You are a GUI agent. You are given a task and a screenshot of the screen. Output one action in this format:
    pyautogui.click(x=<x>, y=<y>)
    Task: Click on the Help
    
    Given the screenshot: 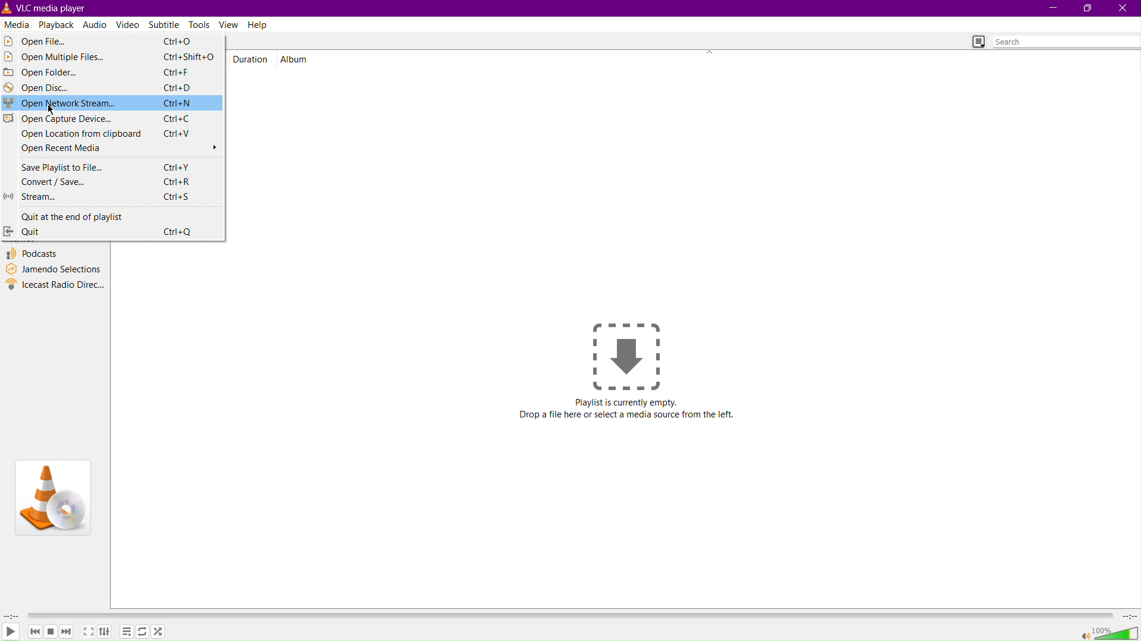 What is the action you would take?
    pyautogui.click(x=257, y=25)
    